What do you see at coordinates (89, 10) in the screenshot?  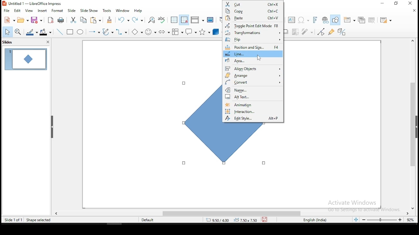 I see `slide show` at bounding box center [89, 10].